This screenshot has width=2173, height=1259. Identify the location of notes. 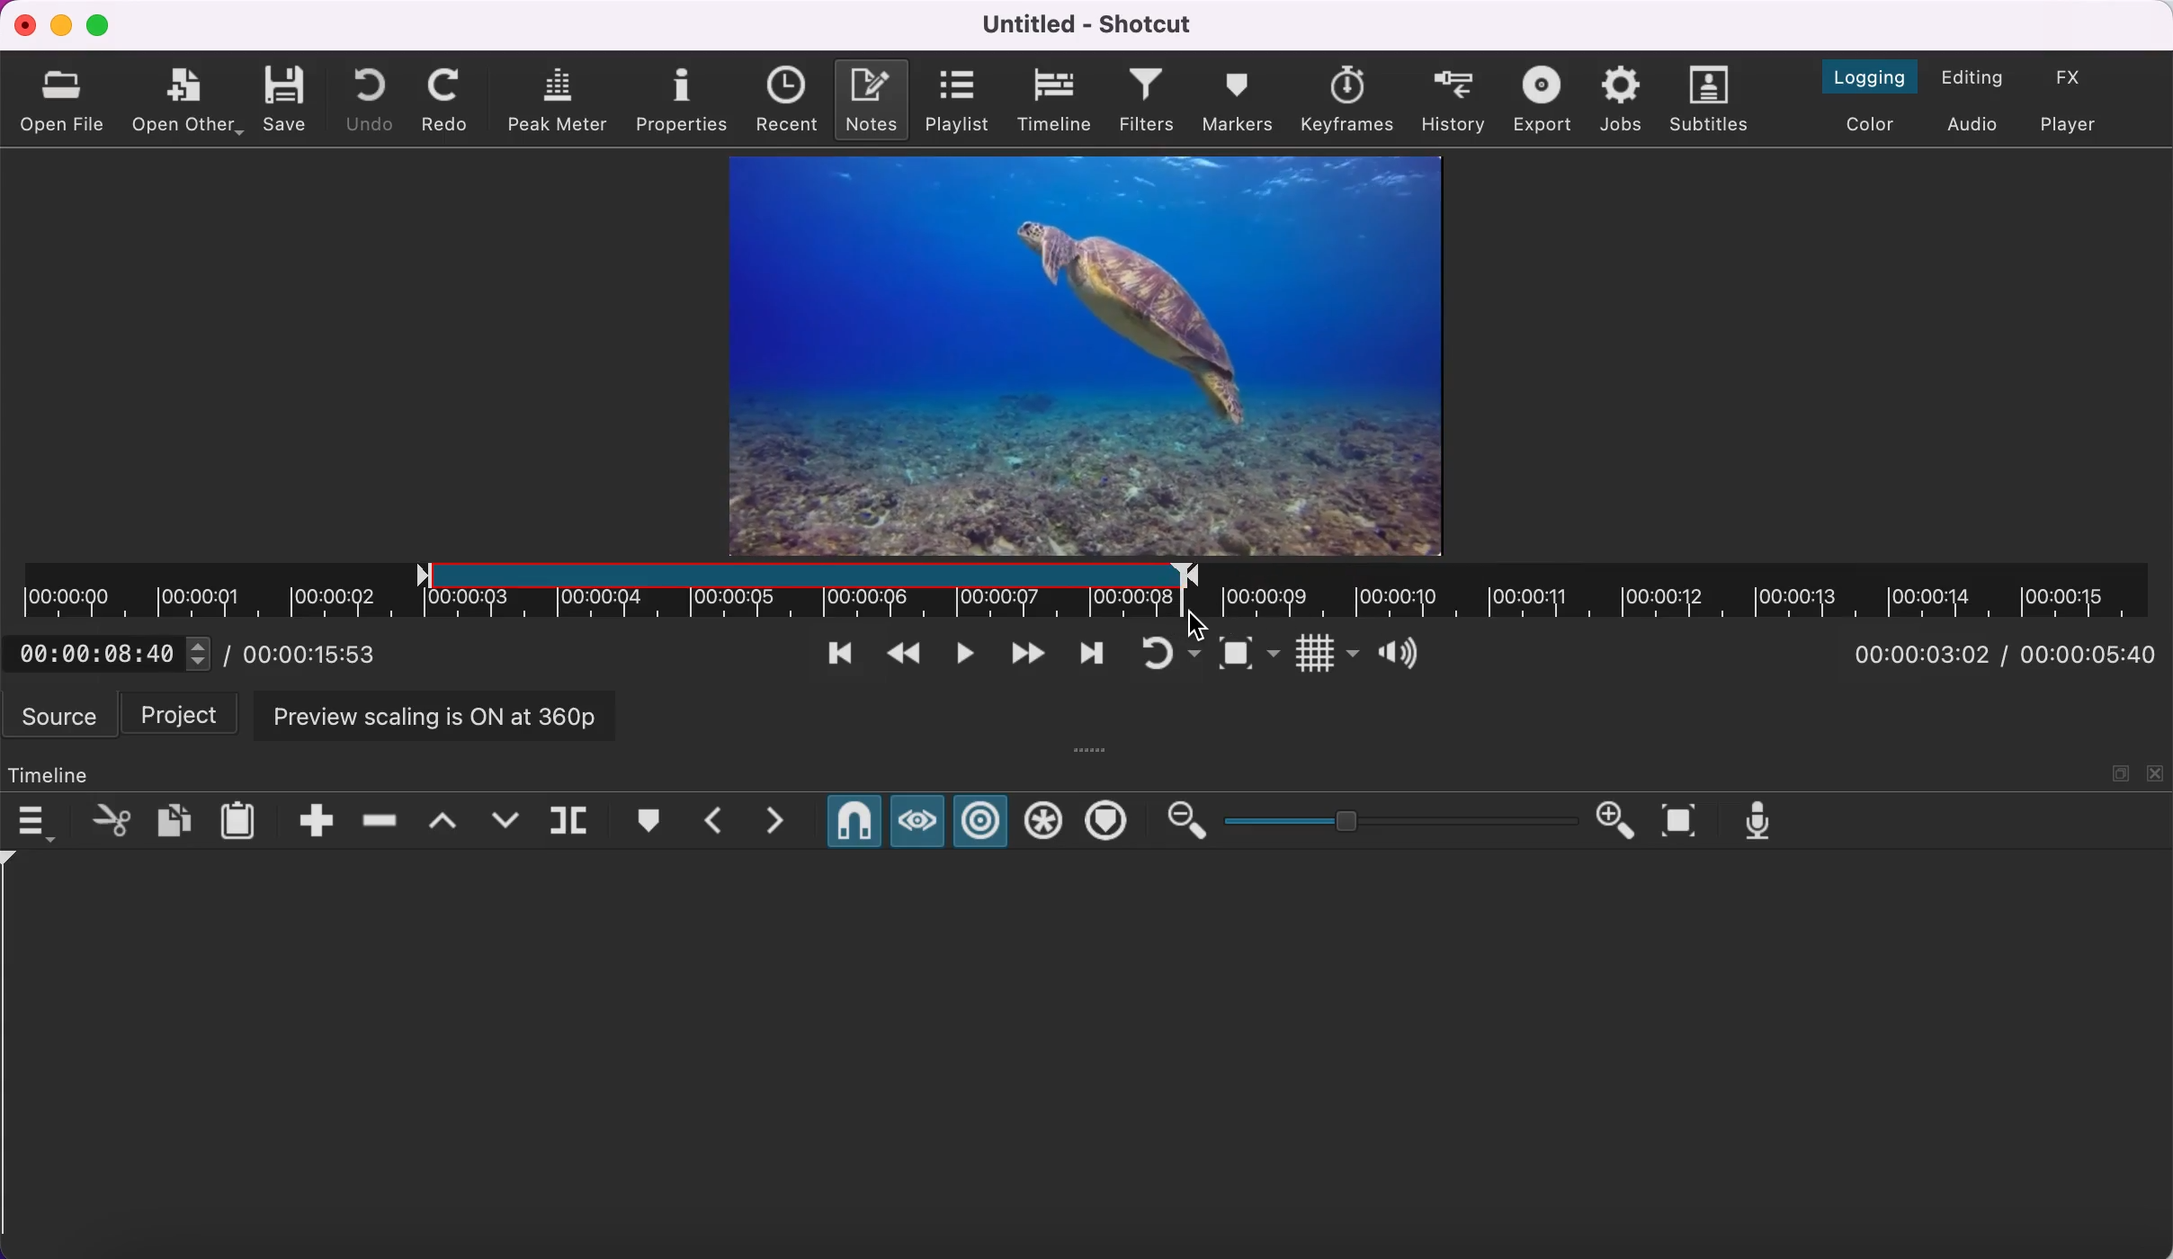
(873, 99).